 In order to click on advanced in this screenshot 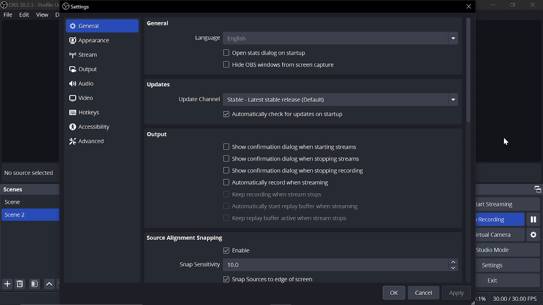, I will do `click(92, 141)`.